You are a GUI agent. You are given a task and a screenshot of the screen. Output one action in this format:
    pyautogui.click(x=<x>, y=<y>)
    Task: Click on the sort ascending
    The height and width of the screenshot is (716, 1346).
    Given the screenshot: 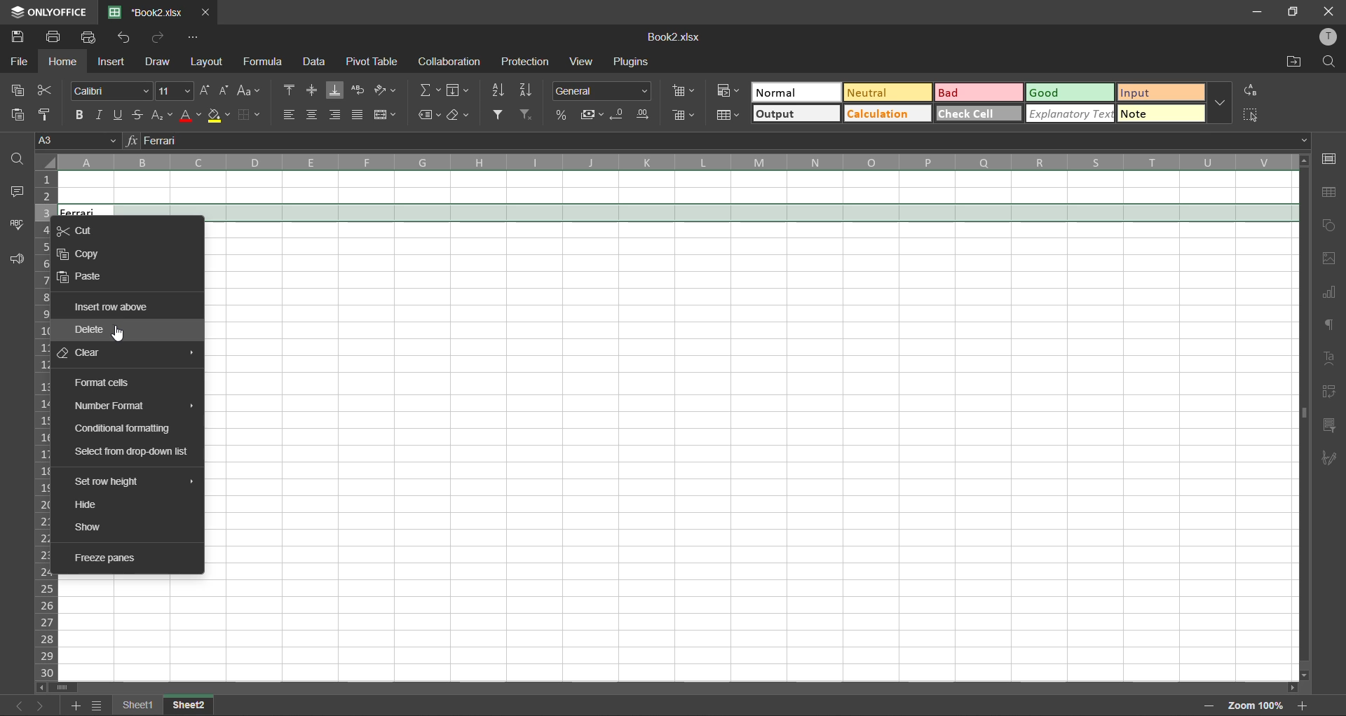 What is the action you would take?
    pyautogui.click(x=501, y=90)
    